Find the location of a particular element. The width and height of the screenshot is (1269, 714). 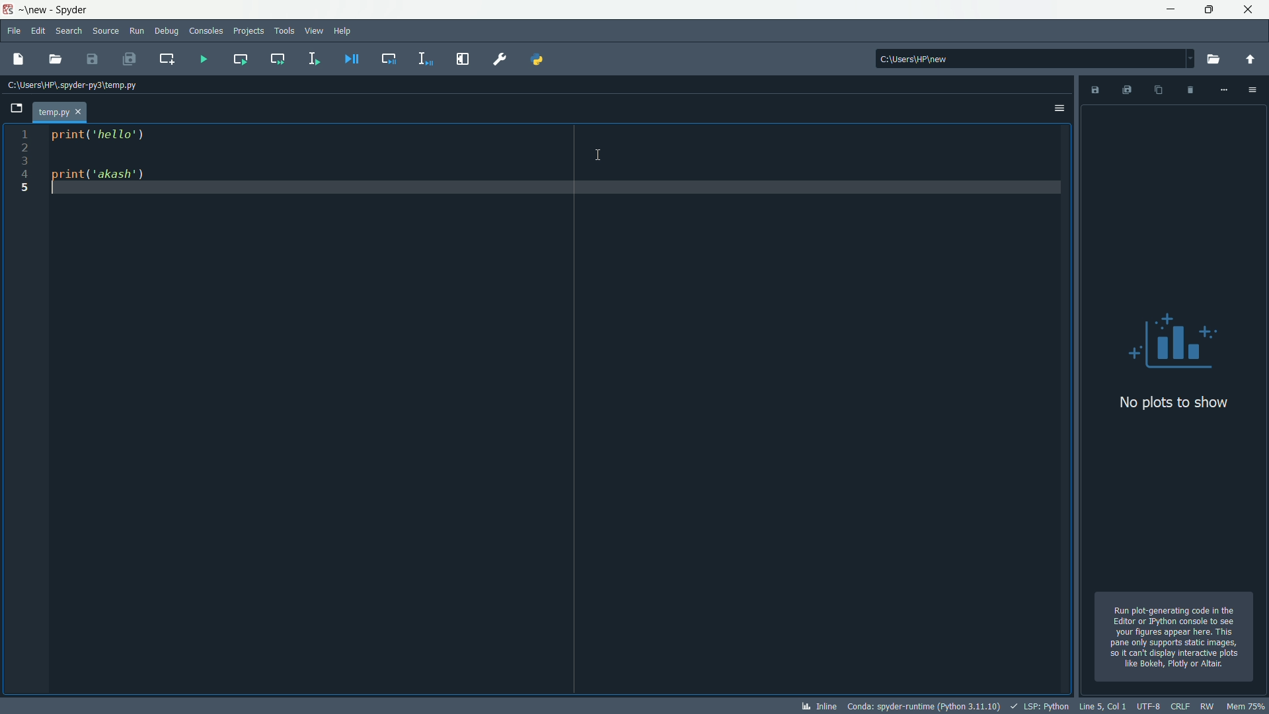

create new cell at the current line is located at coordinates (169, 56).